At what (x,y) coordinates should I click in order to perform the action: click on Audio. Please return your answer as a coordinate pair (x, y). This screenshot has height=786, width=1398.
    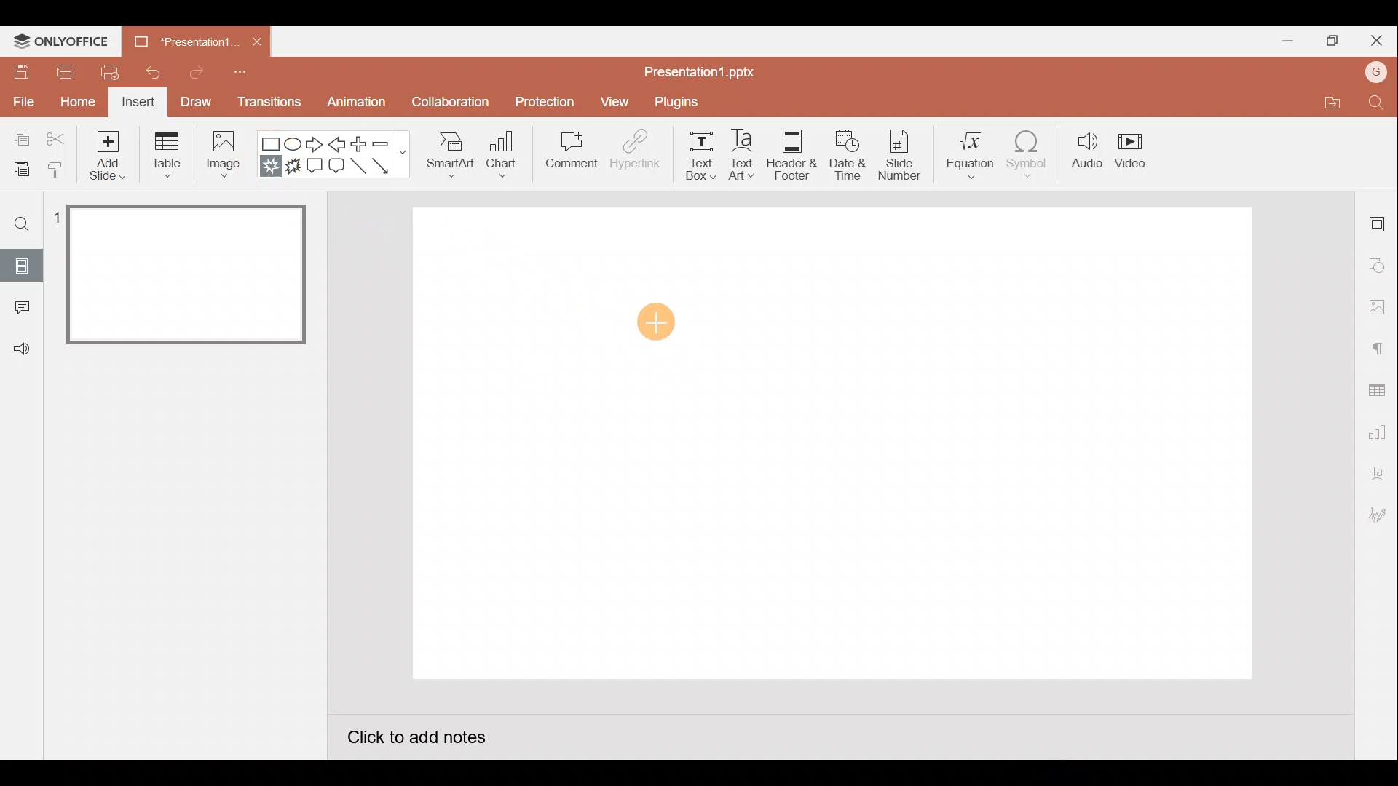
    Looking at the image, I should click on (1085, 155).